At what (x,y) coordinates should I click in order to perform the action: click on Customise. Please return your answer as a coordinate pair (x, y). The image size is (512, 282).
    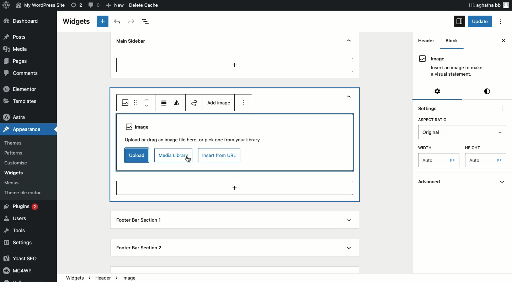
    Looking at the image, I should click on (15, 164).